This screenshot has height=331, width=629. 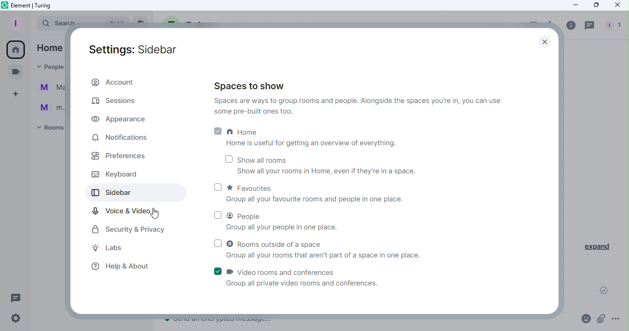 I want to click on Emoji, so click(x=584, y=320).